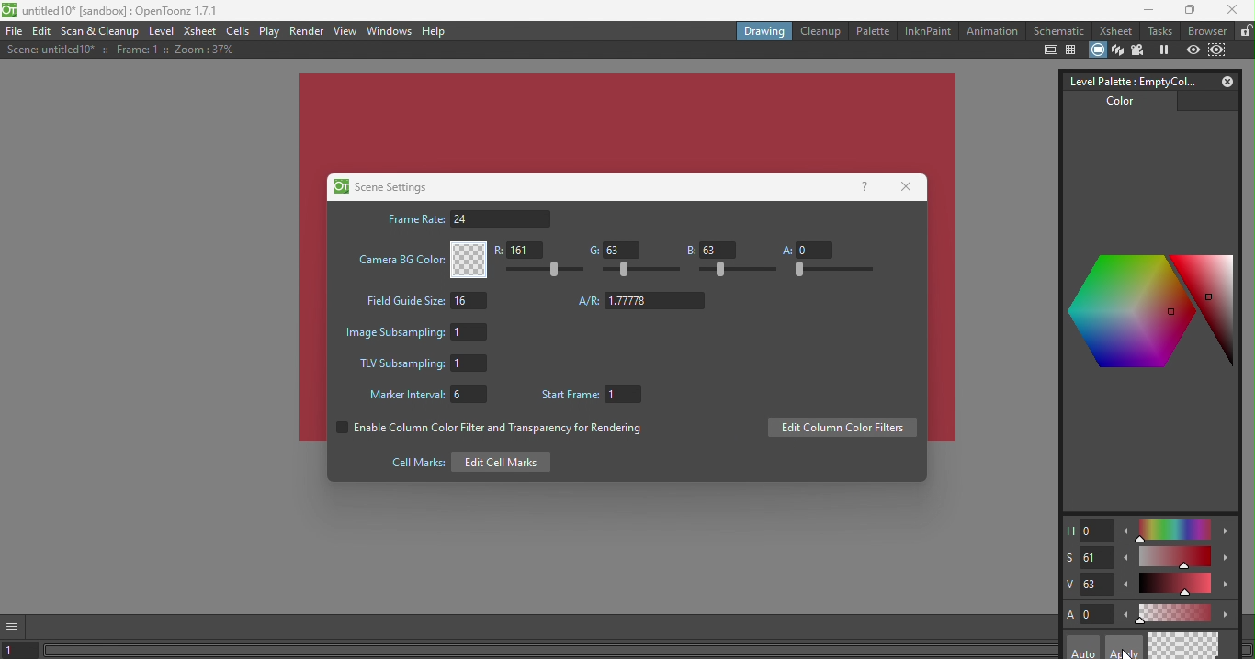 Image resolution: width=1255 pixels, height=659 pixels. I want to click on Increase, so click(1227, 587).